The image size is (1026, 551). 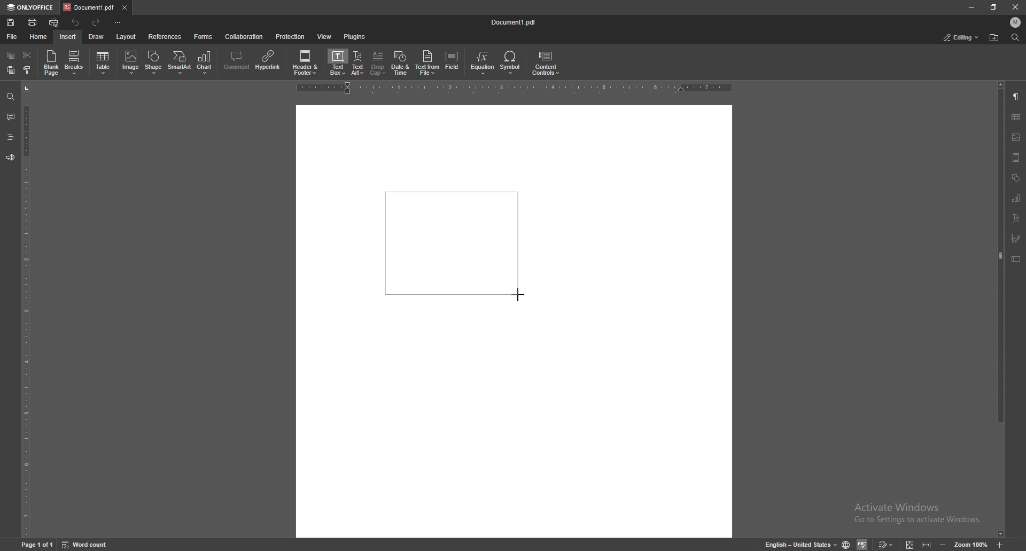 I want to click on copy, so click(x=11, y=54).